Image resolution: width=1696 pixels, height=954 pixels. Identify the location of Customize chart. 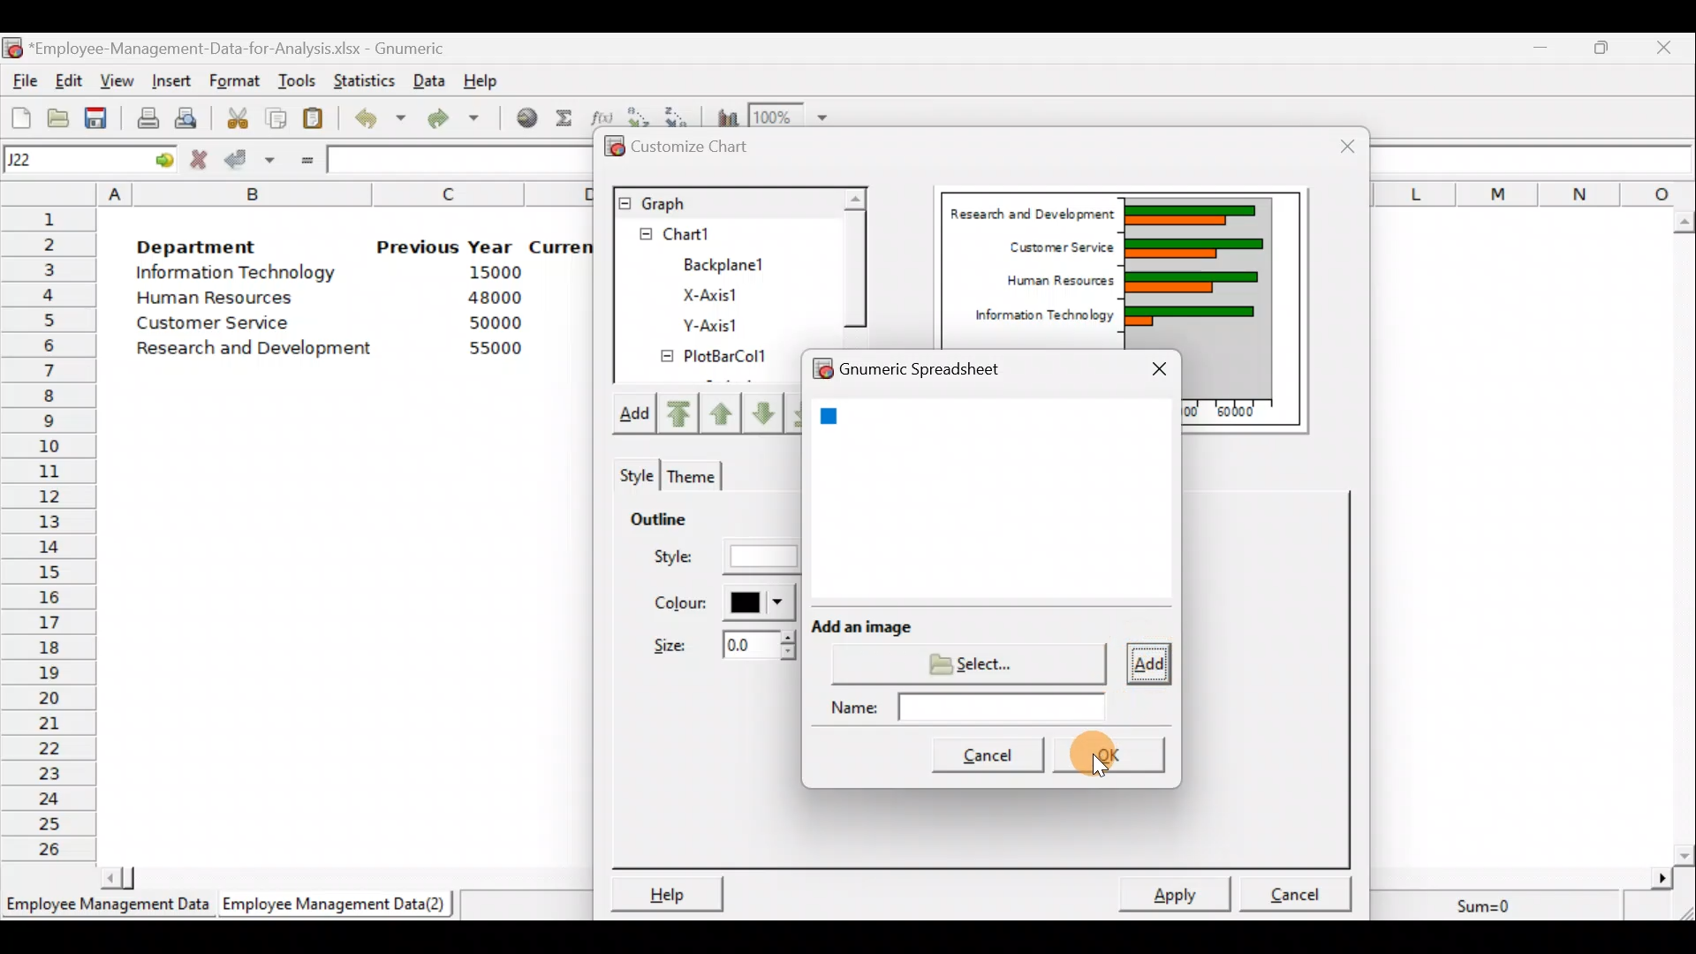
(689, 148).